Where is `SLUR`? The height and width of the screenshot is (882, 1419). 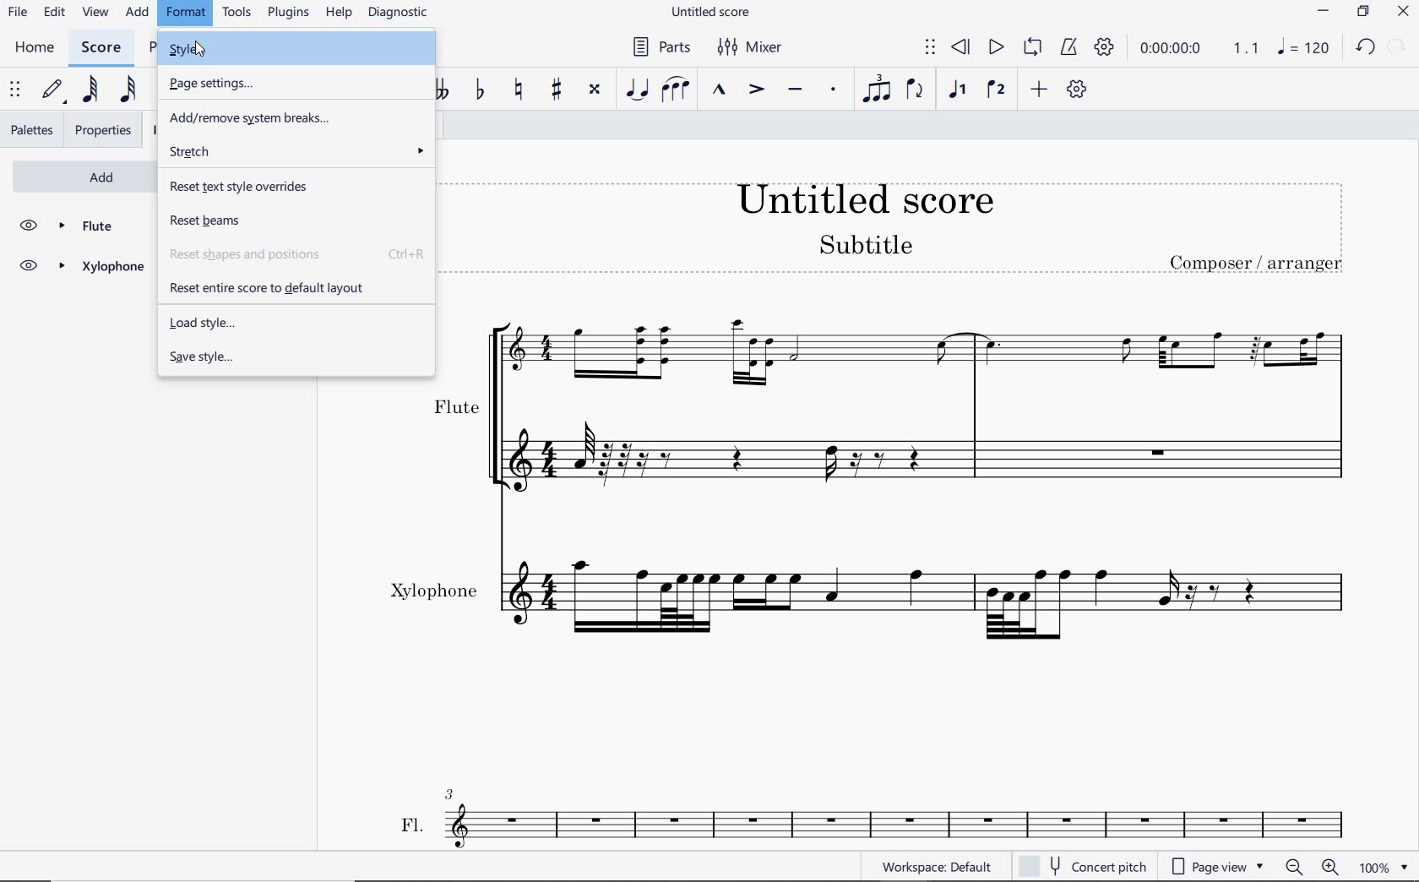 SLUR is located at coordinates (677, 90).